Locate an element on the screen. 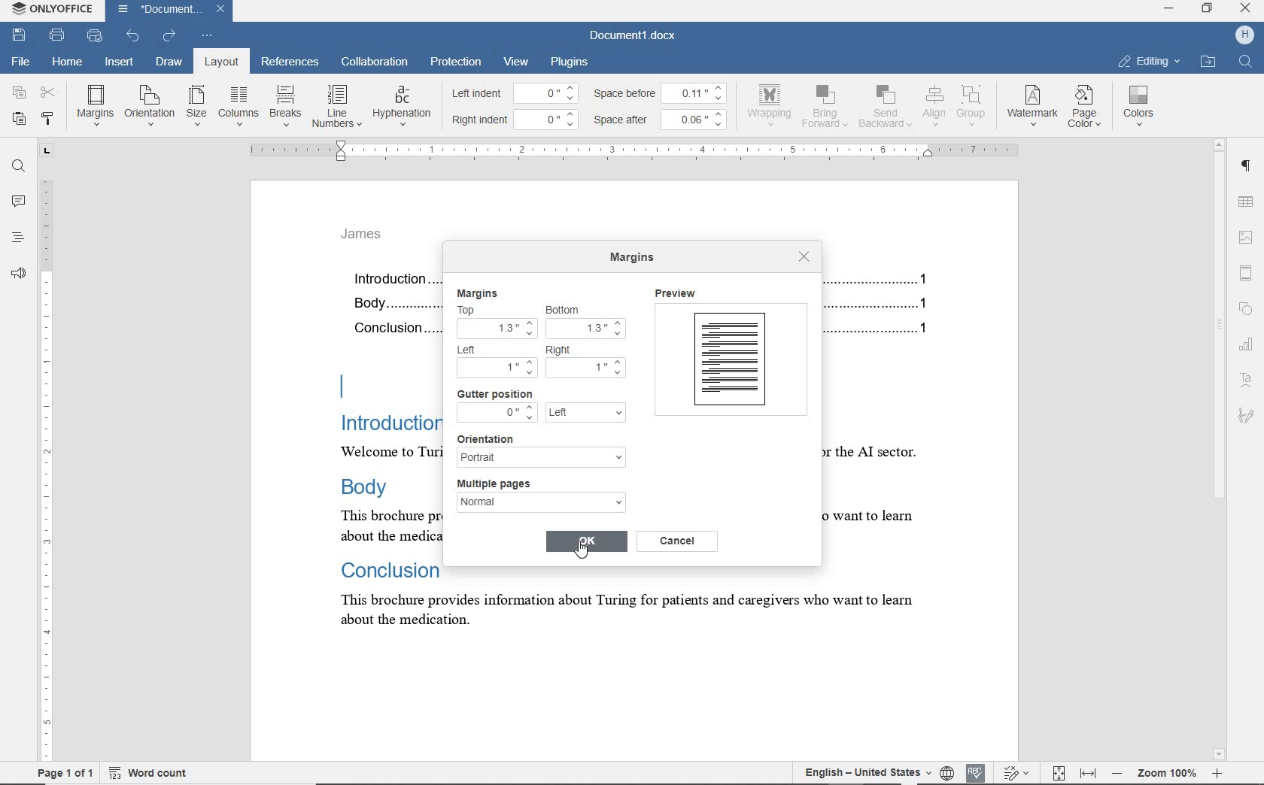 Image resolution: width=1264 pixels, height=785 pixels. columns is located at coordinates (238, 106).